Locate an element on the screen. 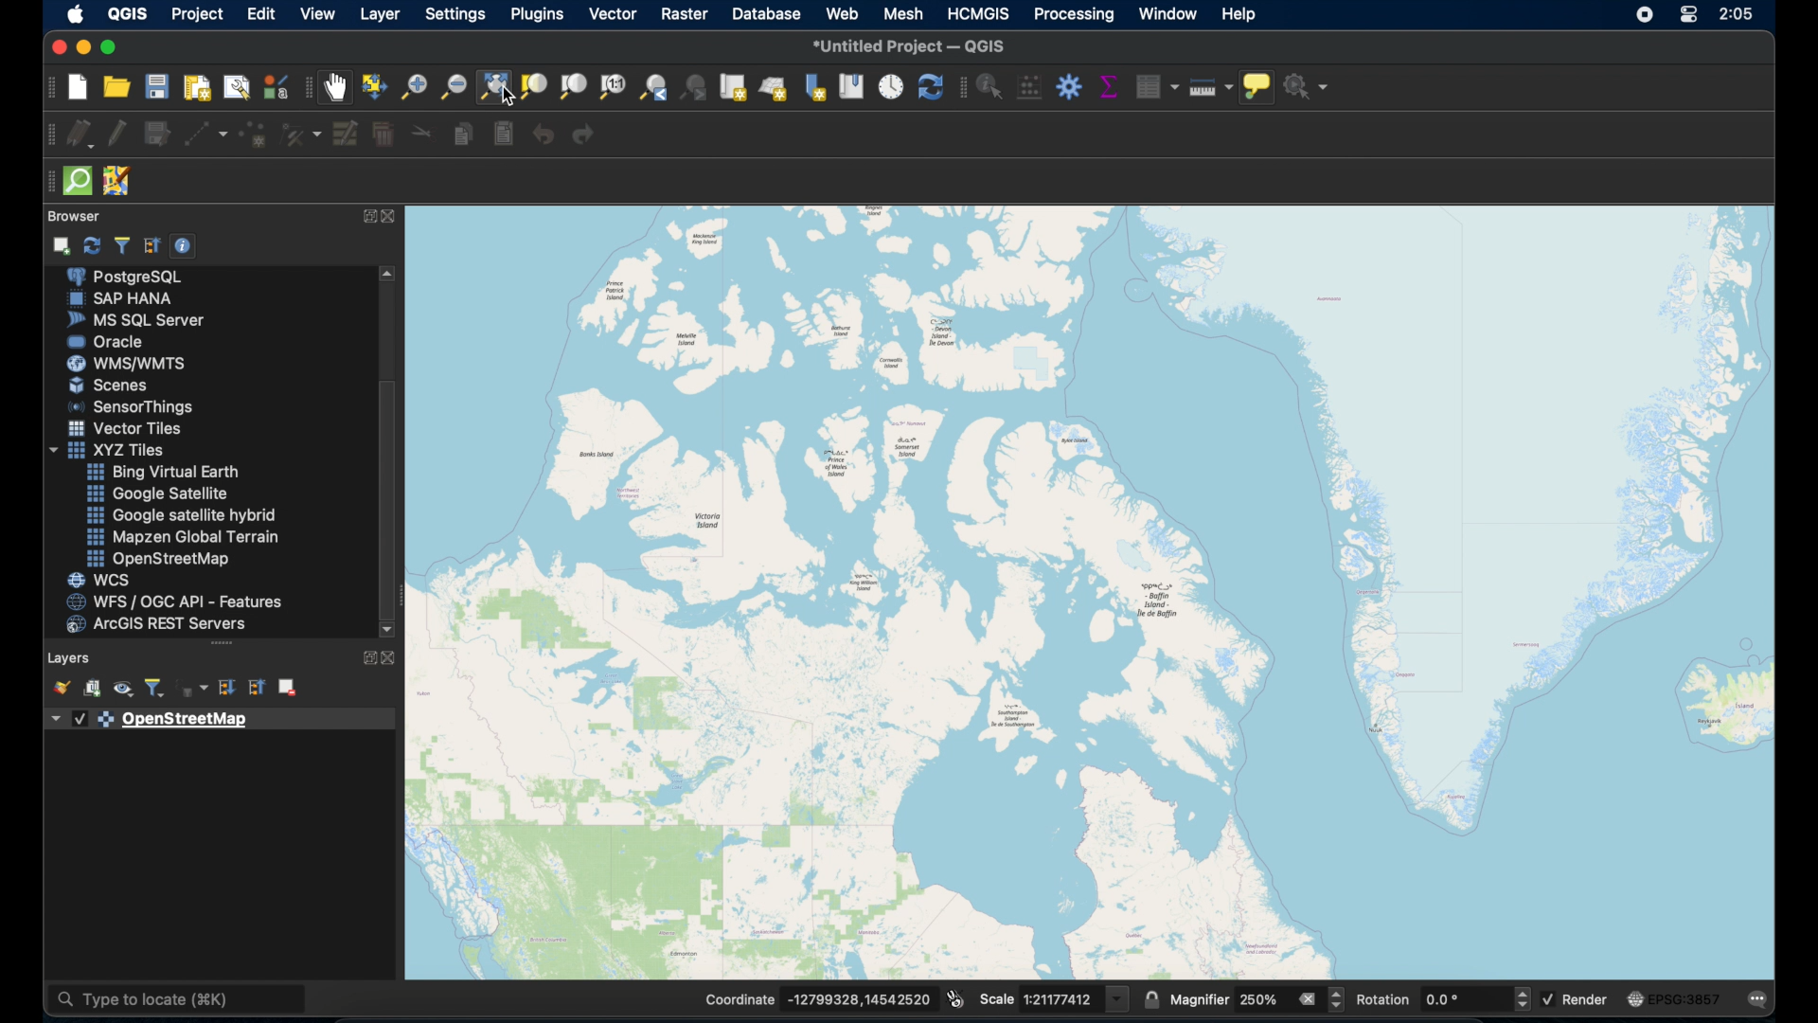 This screenshot has width=1818, height=1023. window is located at coordinates (1169, 15).